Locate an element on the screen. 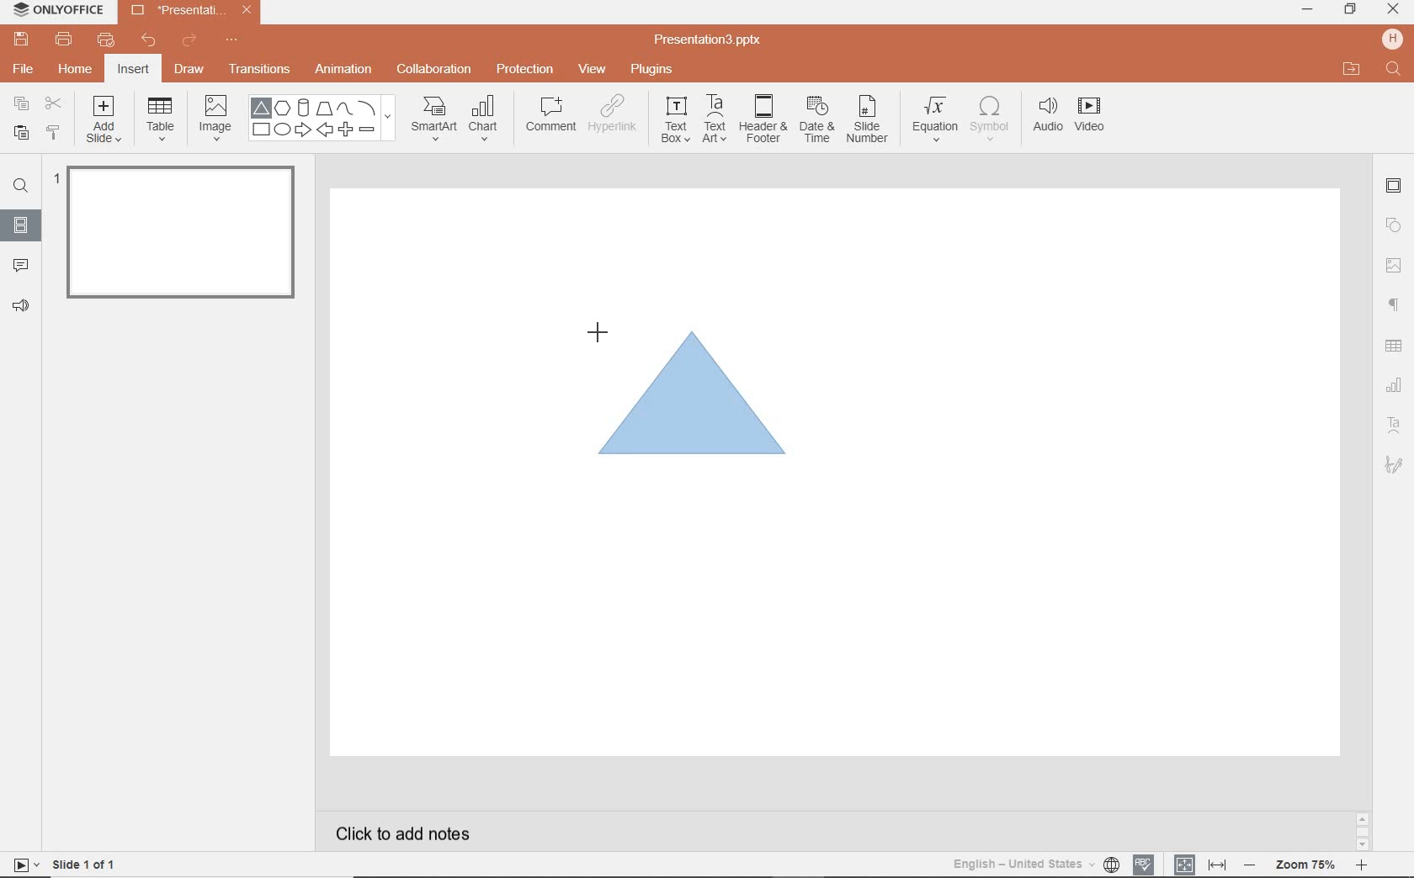  FILE is located at coordinates (25, 66).